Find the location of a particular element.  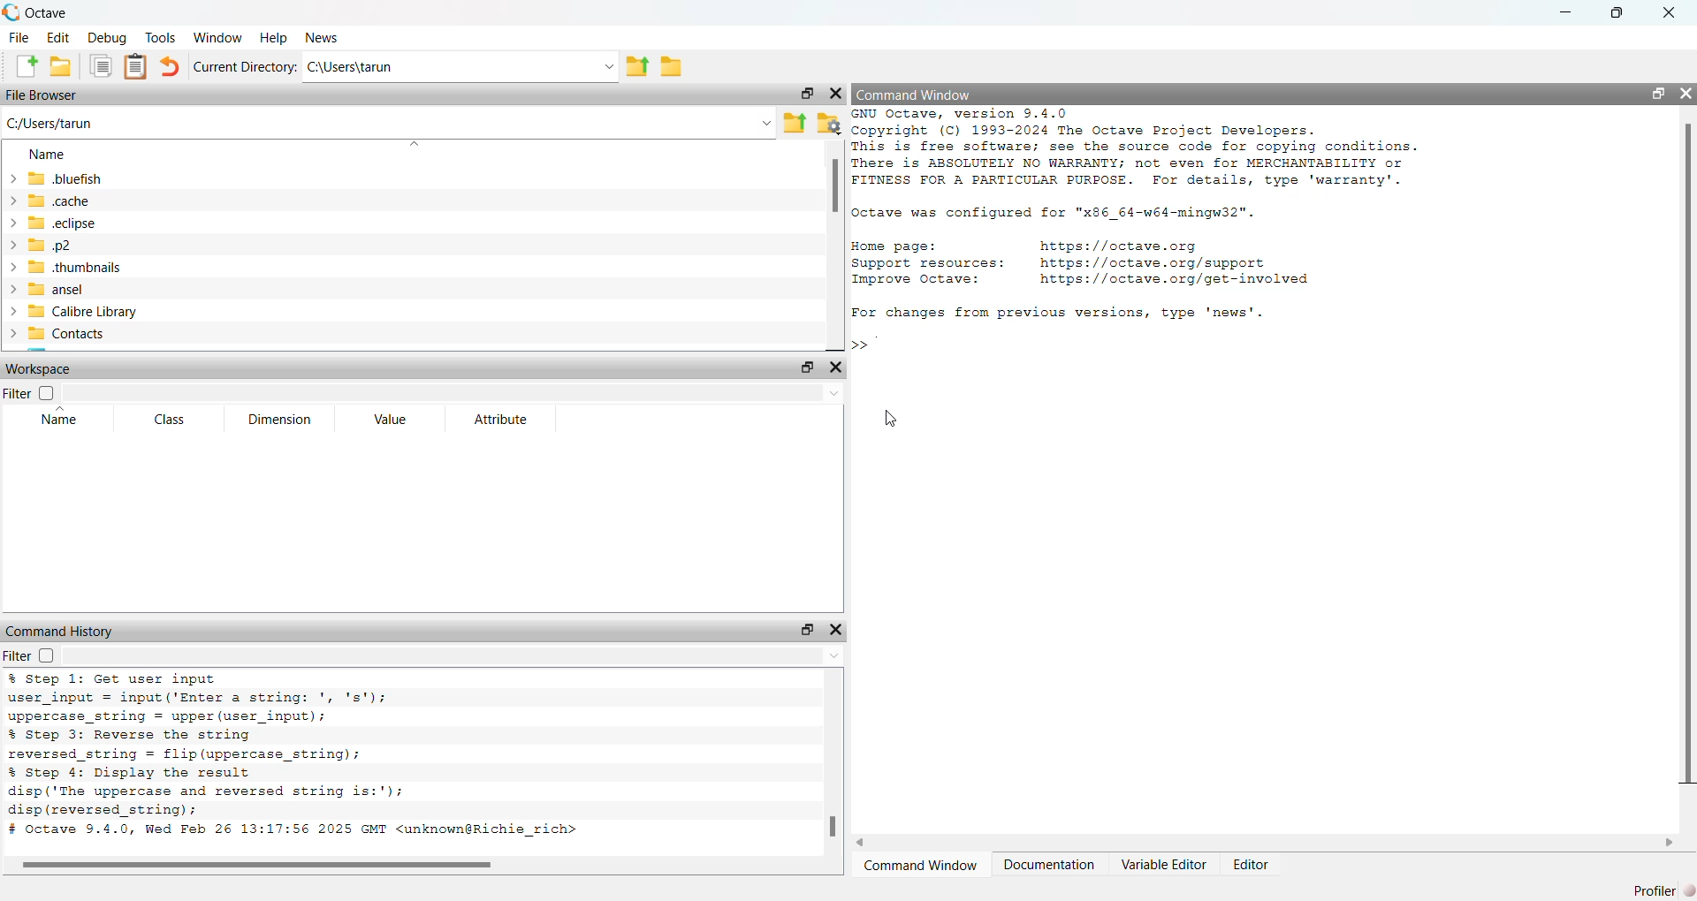

move left is located at coordinates (864, 841).